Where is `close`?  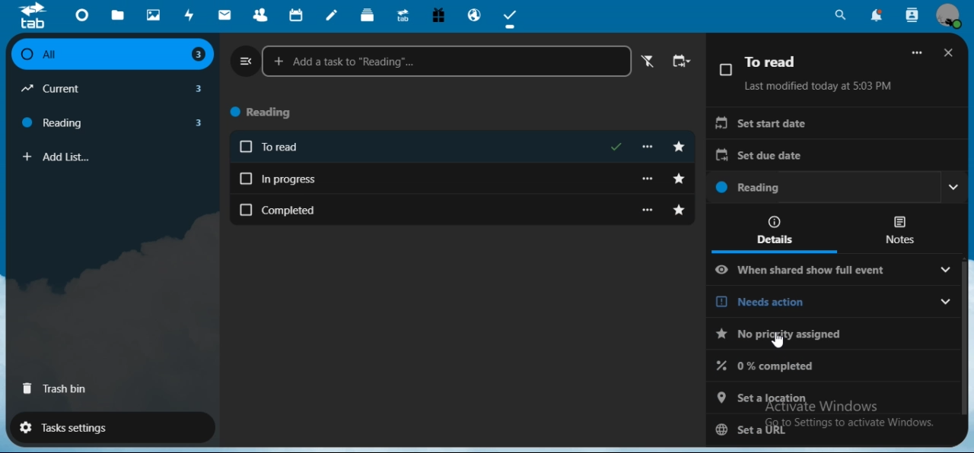
close is located at coordinates (950, 55).